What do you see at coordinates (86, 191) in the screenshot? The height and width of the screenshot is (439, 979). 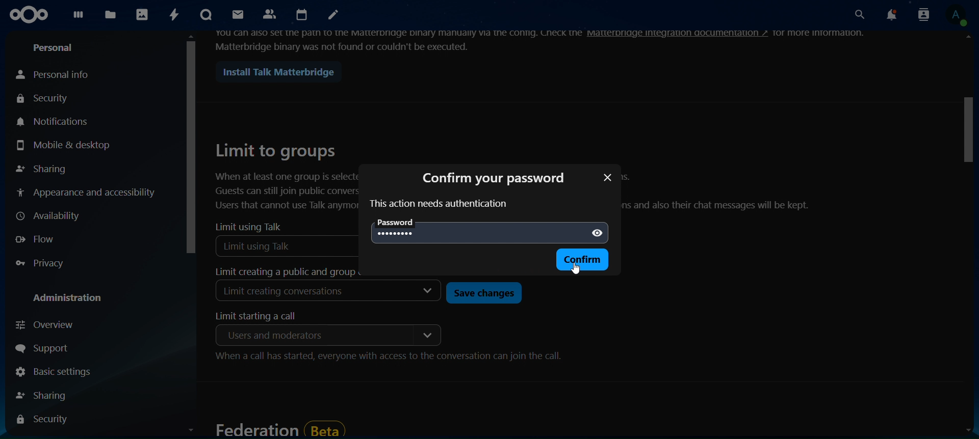 I see `appearance and accessibility` at bounding box center [86, 191].